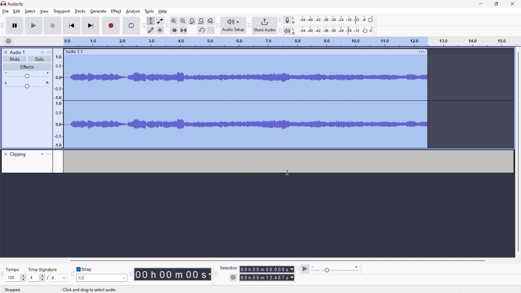  Describe the element at coordinates (6, 154) in the screenshot. I see `delete` at that location.